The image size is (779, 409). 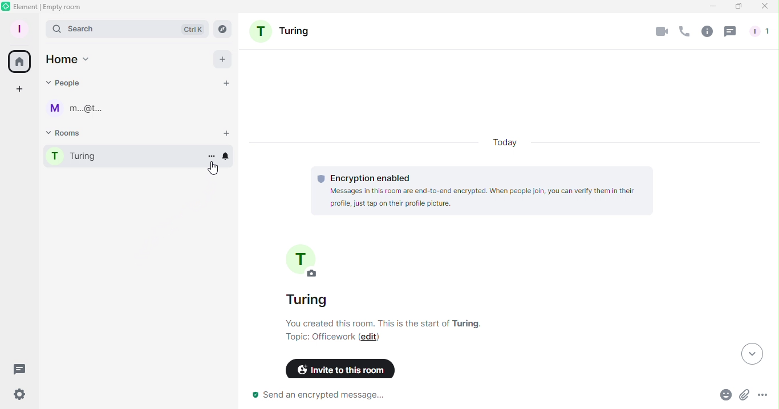 What do you see at coordinates (23, 62) in the screenshot?
I see `Home` at bounding box center [23, 62].